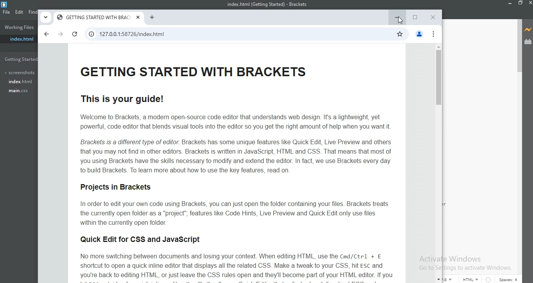 The height and width of the screenshot is (283, 533). What do you see at coordinates (45, 17) in the screenshot?
I see `tabs` at bounding box center [45, 17].